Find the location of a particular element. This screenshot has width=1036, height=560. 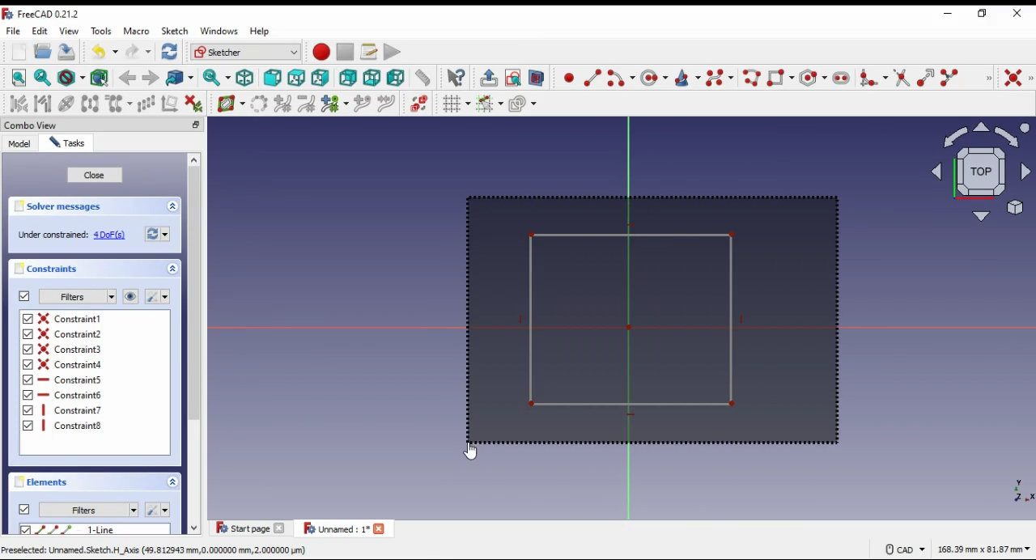

solver messages is located at coordinates (62, 206).